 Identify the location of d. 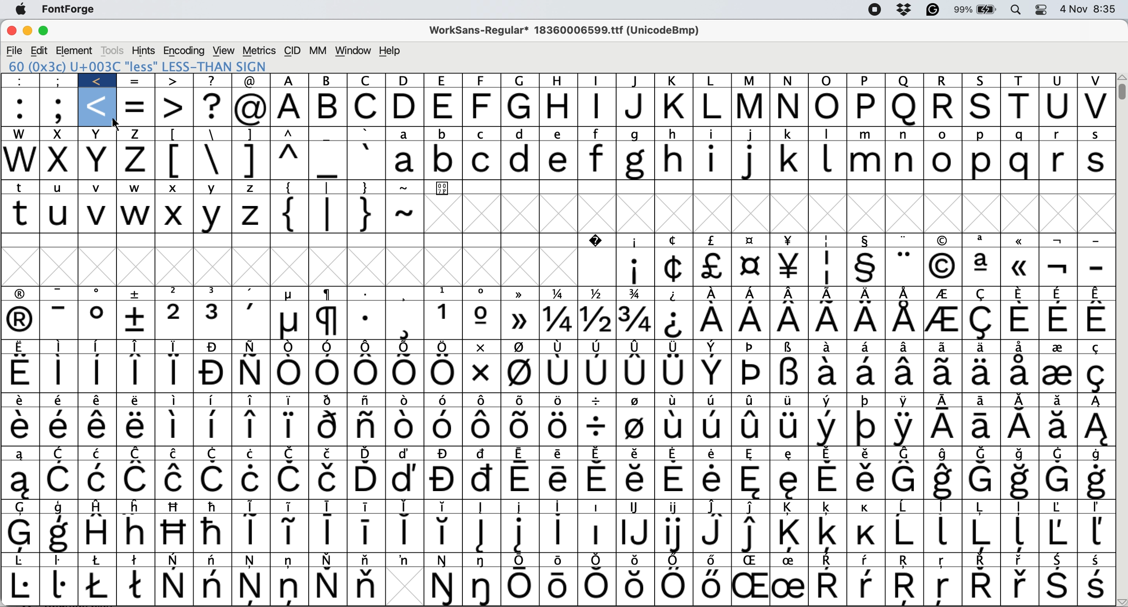
(518, 134).